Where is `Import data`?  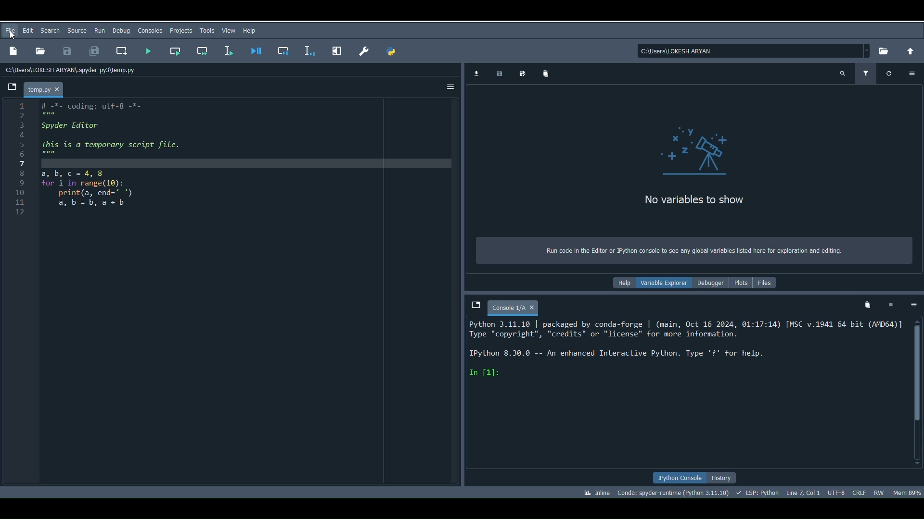
Import data is located at coordinates (475, 74).